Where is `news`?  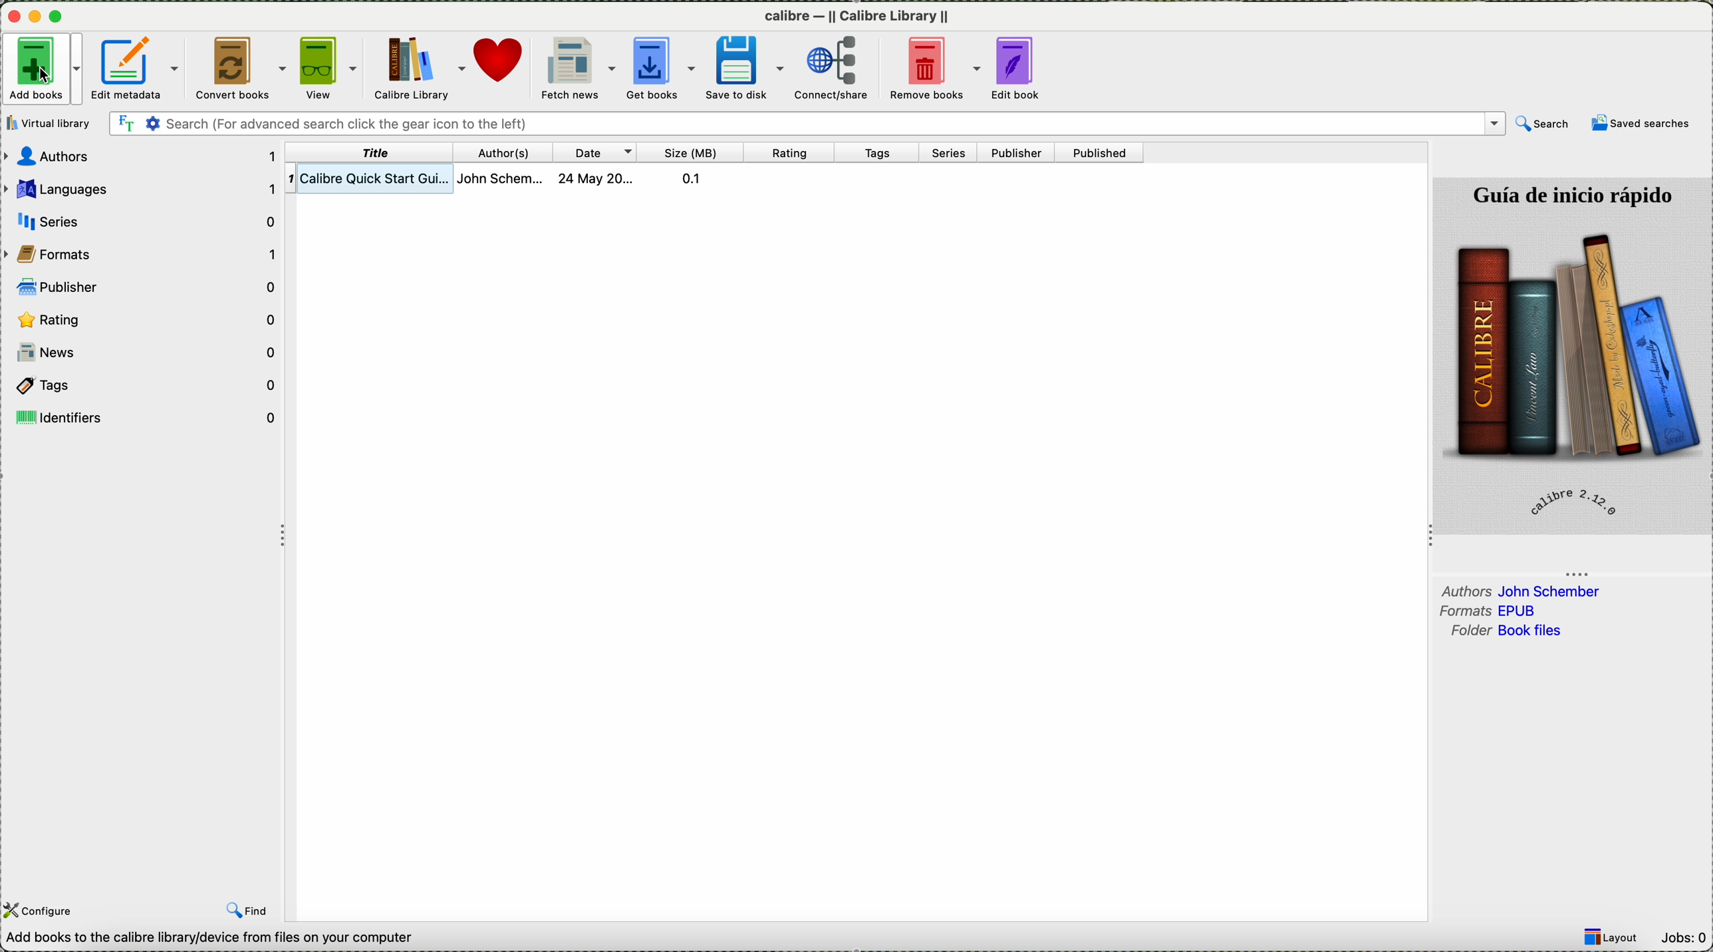 news is located at coordinates (144, 353).